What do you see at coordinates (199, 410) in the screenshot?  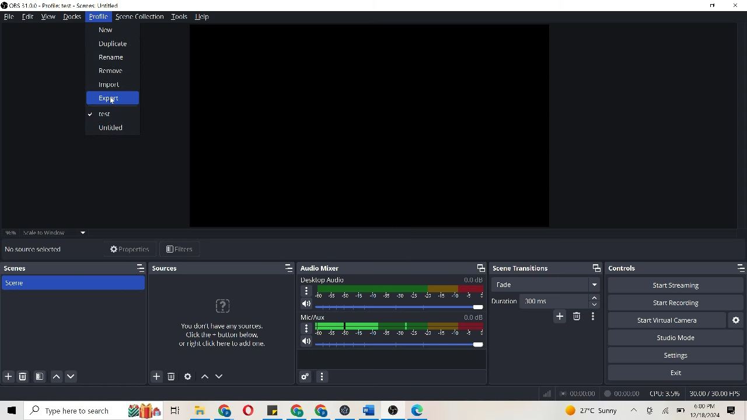 I see `folder` at bounding box center [199, 410].